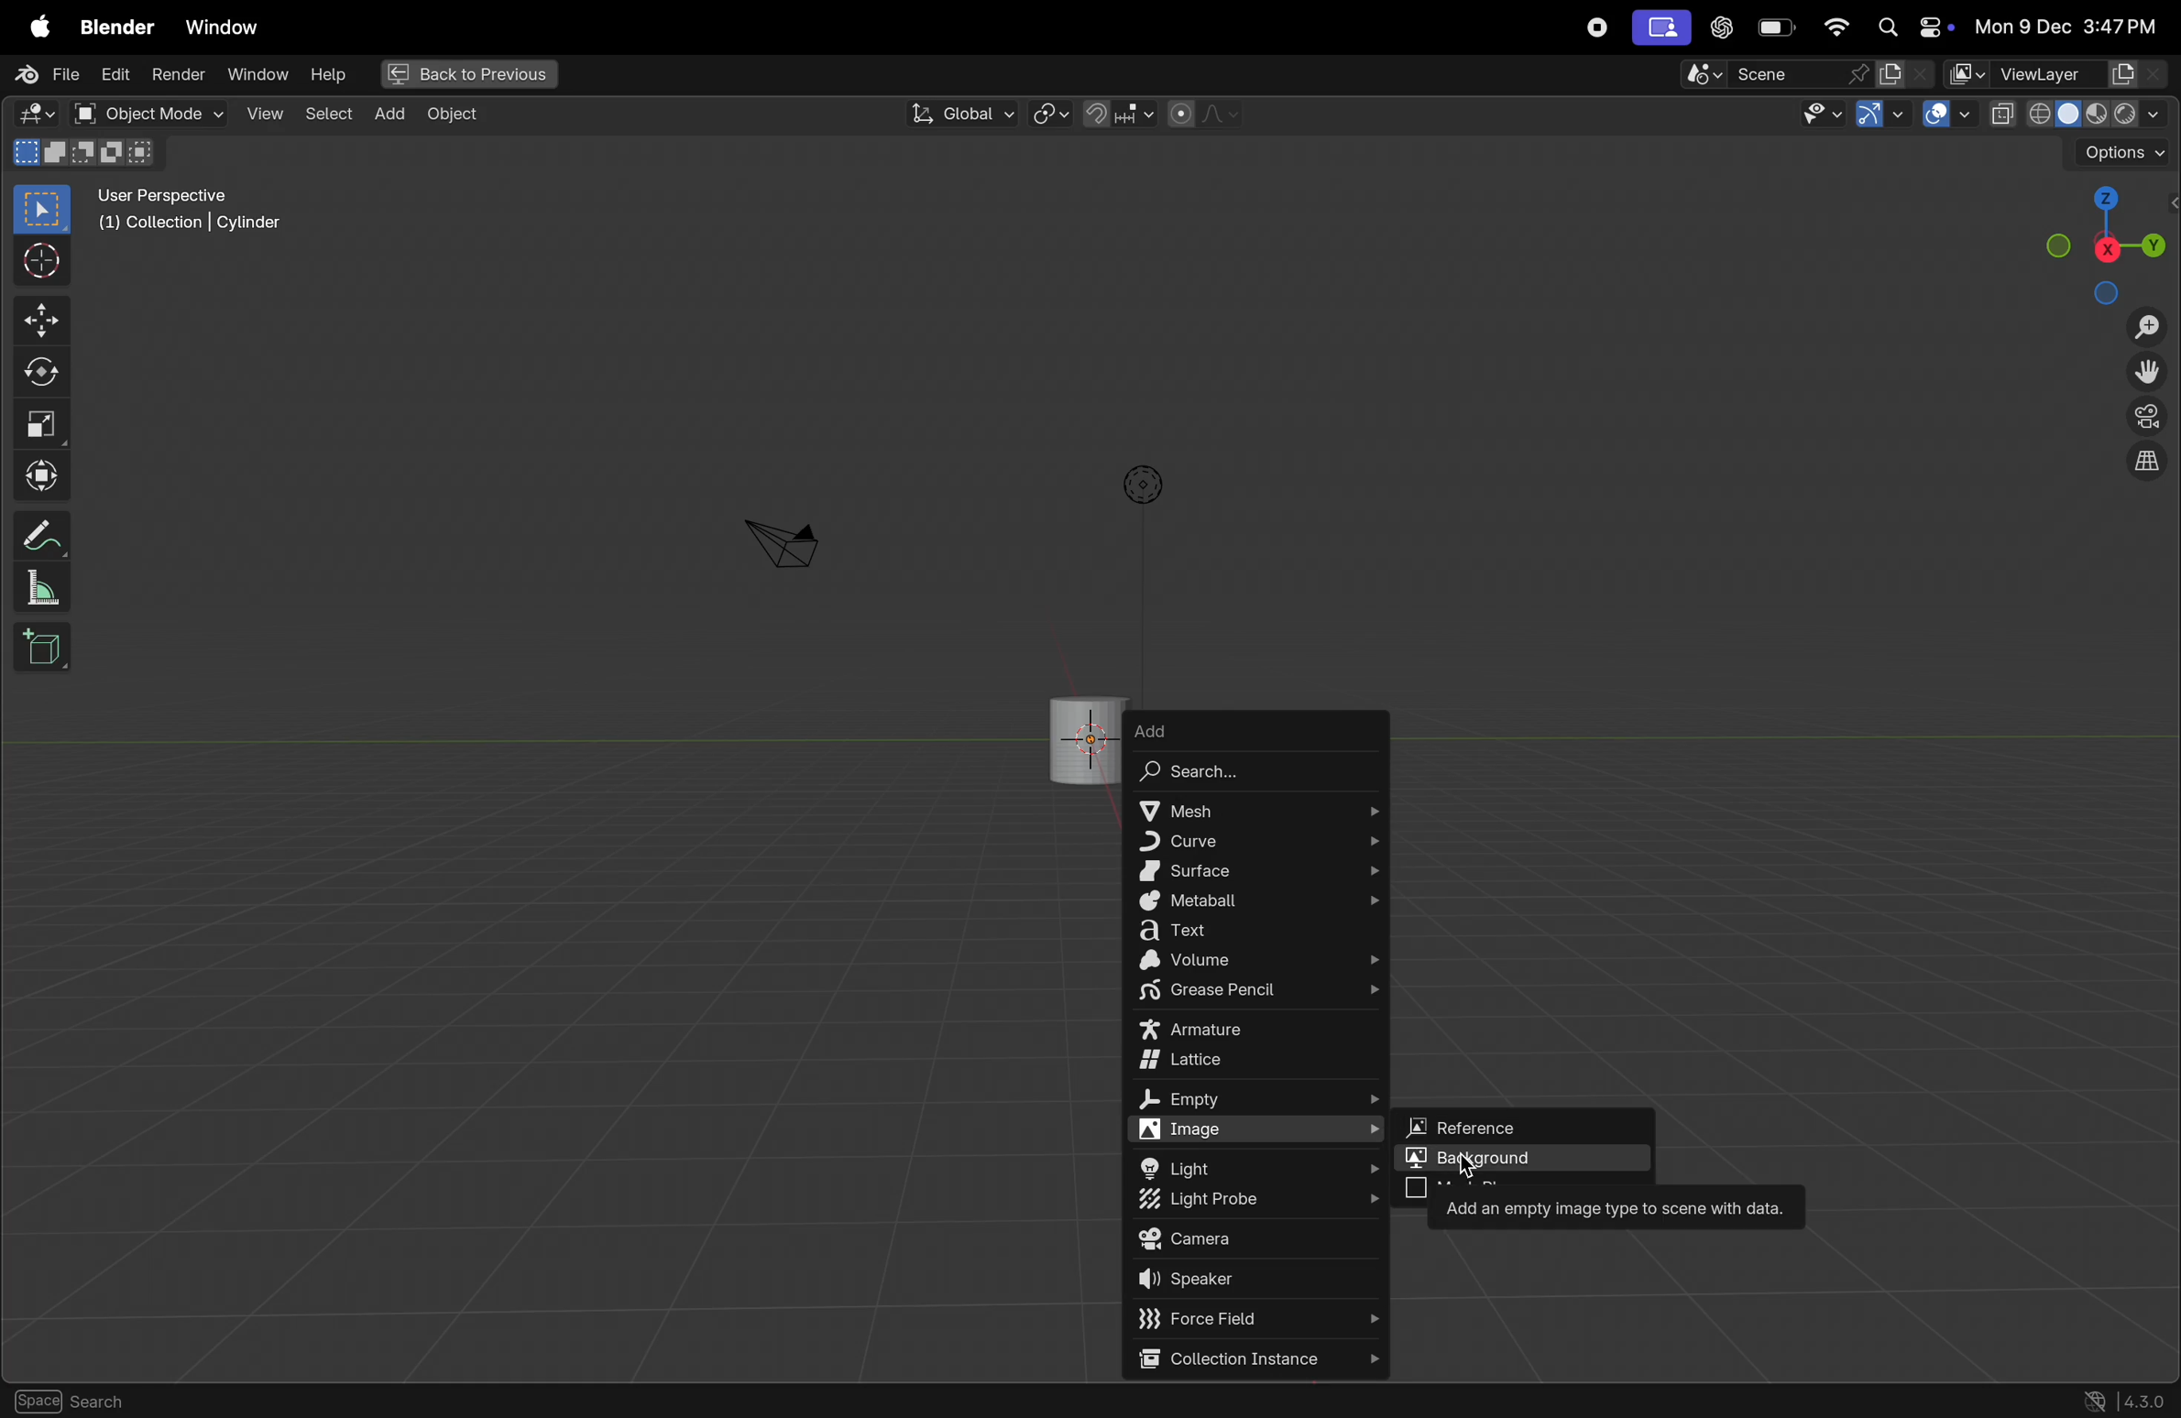 The height and width of the screenshot is (1418, 2181). What do you see at coordinates (1258, 993) in the screenshot?
I see `green pencil` at bounding box center [1258, 993].